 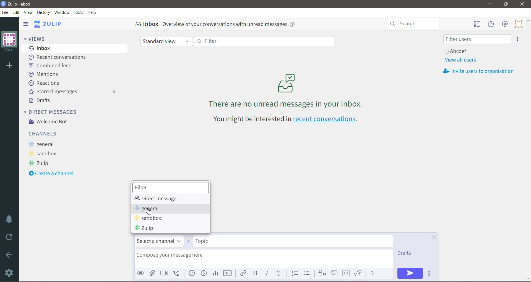 I want to click on Minimize, so click(x=490, y=4).